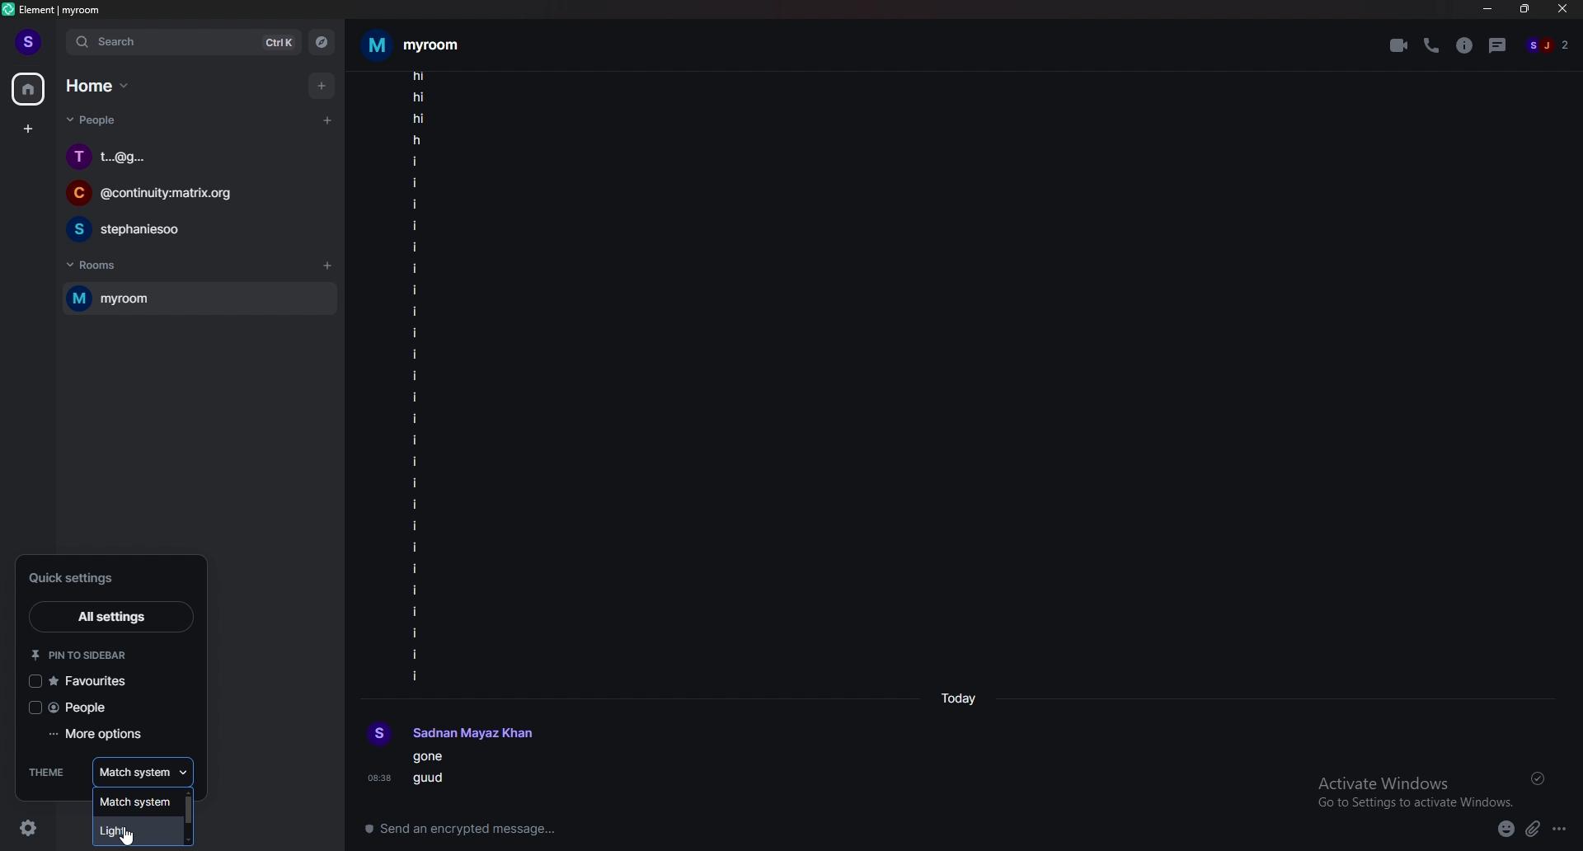 This screenshot has height=851, width=1583. I want to click on people, so click(96, 119).